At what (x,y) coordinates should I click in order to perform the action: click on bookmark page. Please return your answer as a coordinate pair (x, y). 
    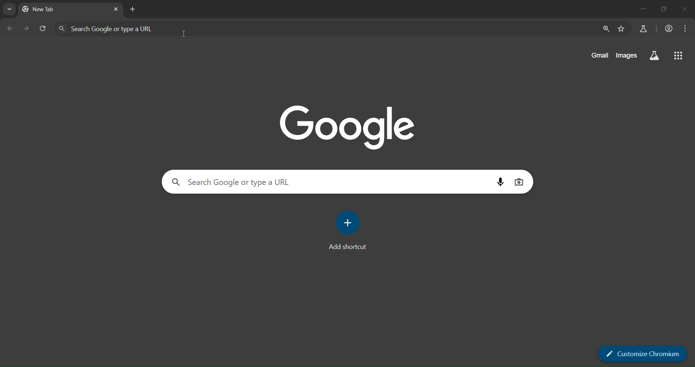
    Looking at the image, I should click on (622, 30).